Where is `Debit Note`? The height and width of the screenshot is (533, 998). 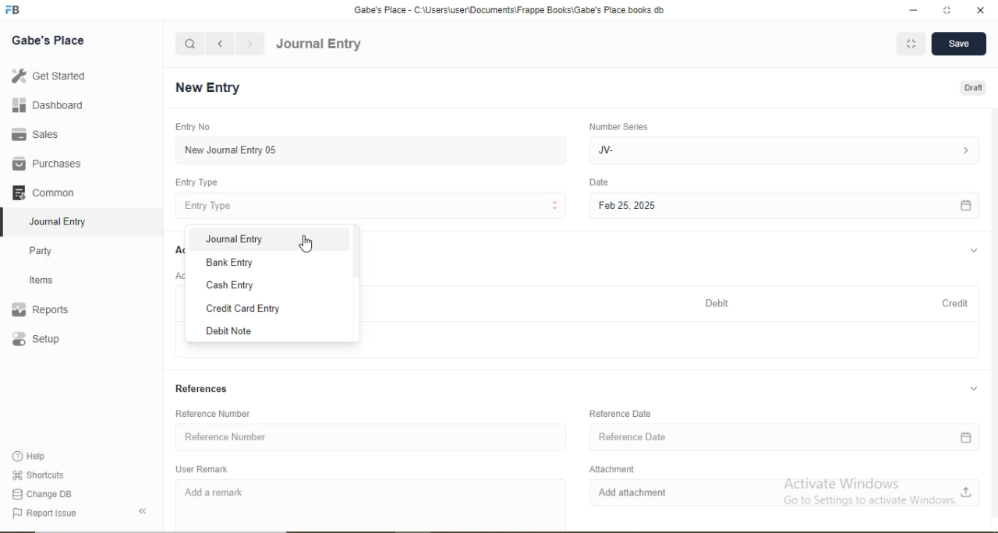
Debit Note is located at coordinates (264, 331).